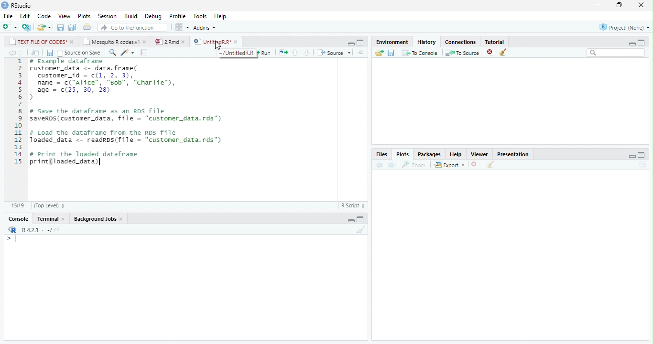 This screenshot has width=653, height=344. I want to click on options, so click(361, 53).